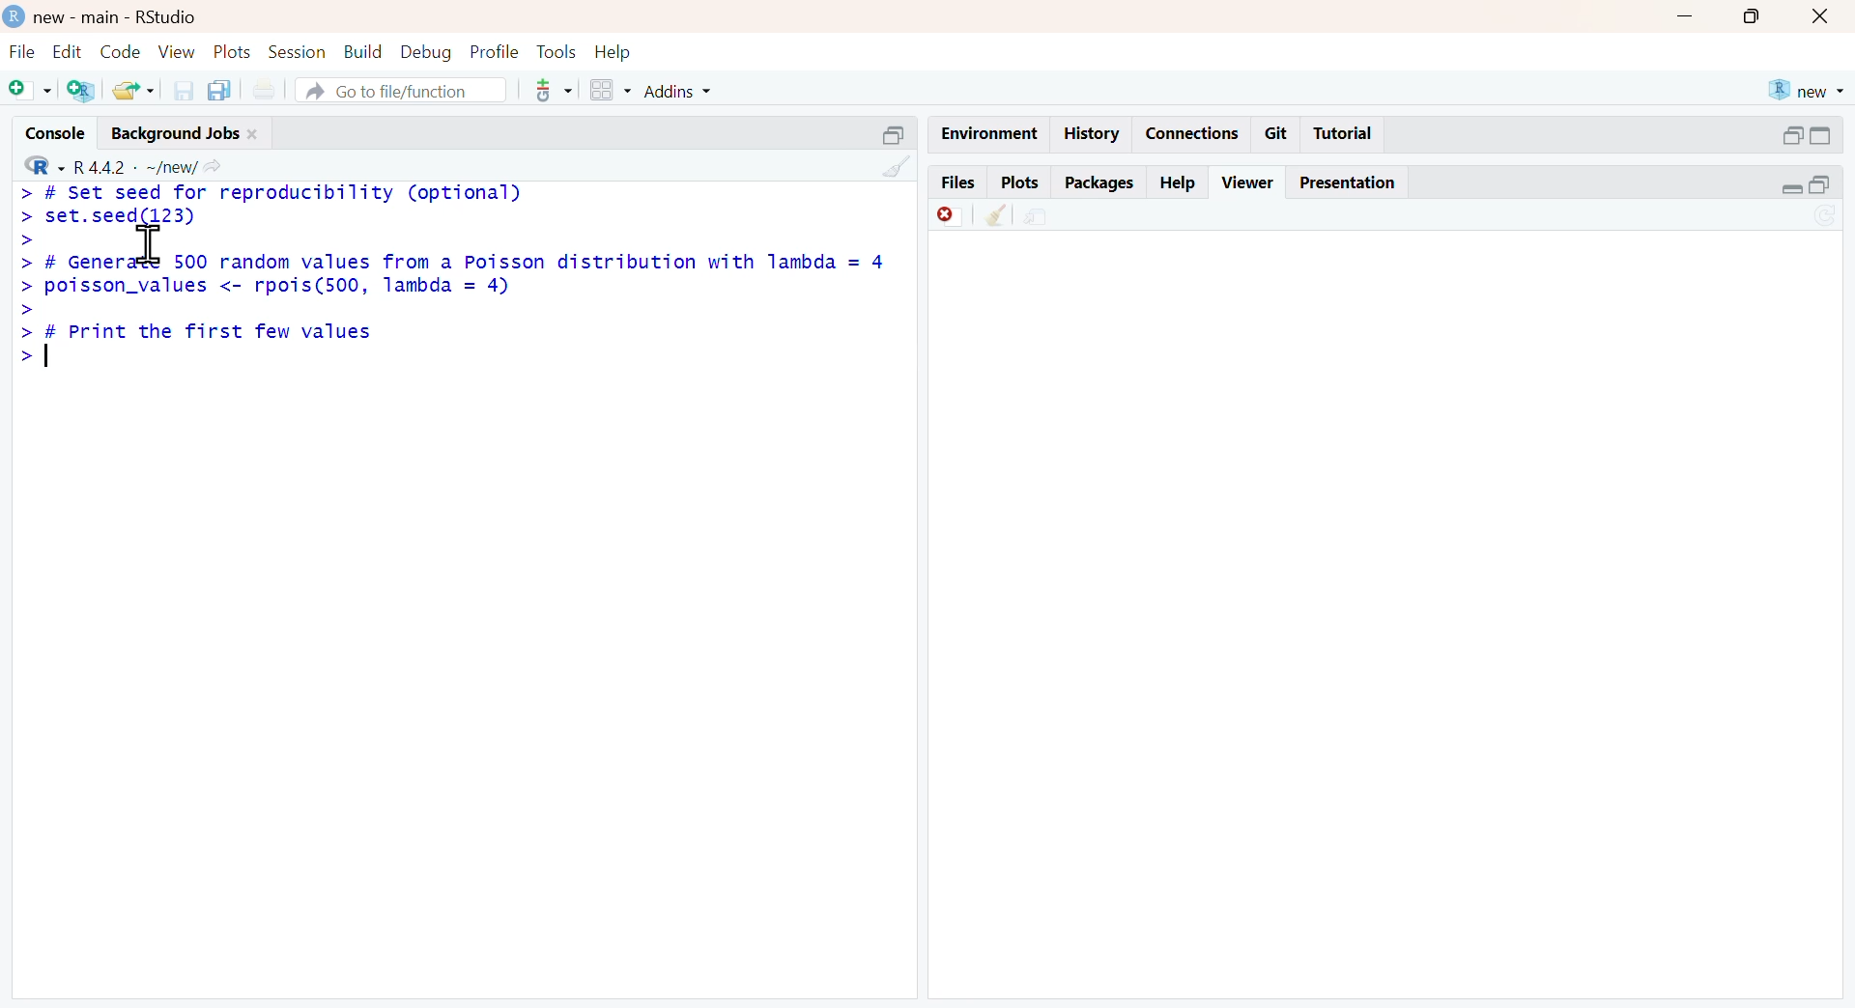 The image size is (1855, 1008). I want to click on code, so click(121, 51).